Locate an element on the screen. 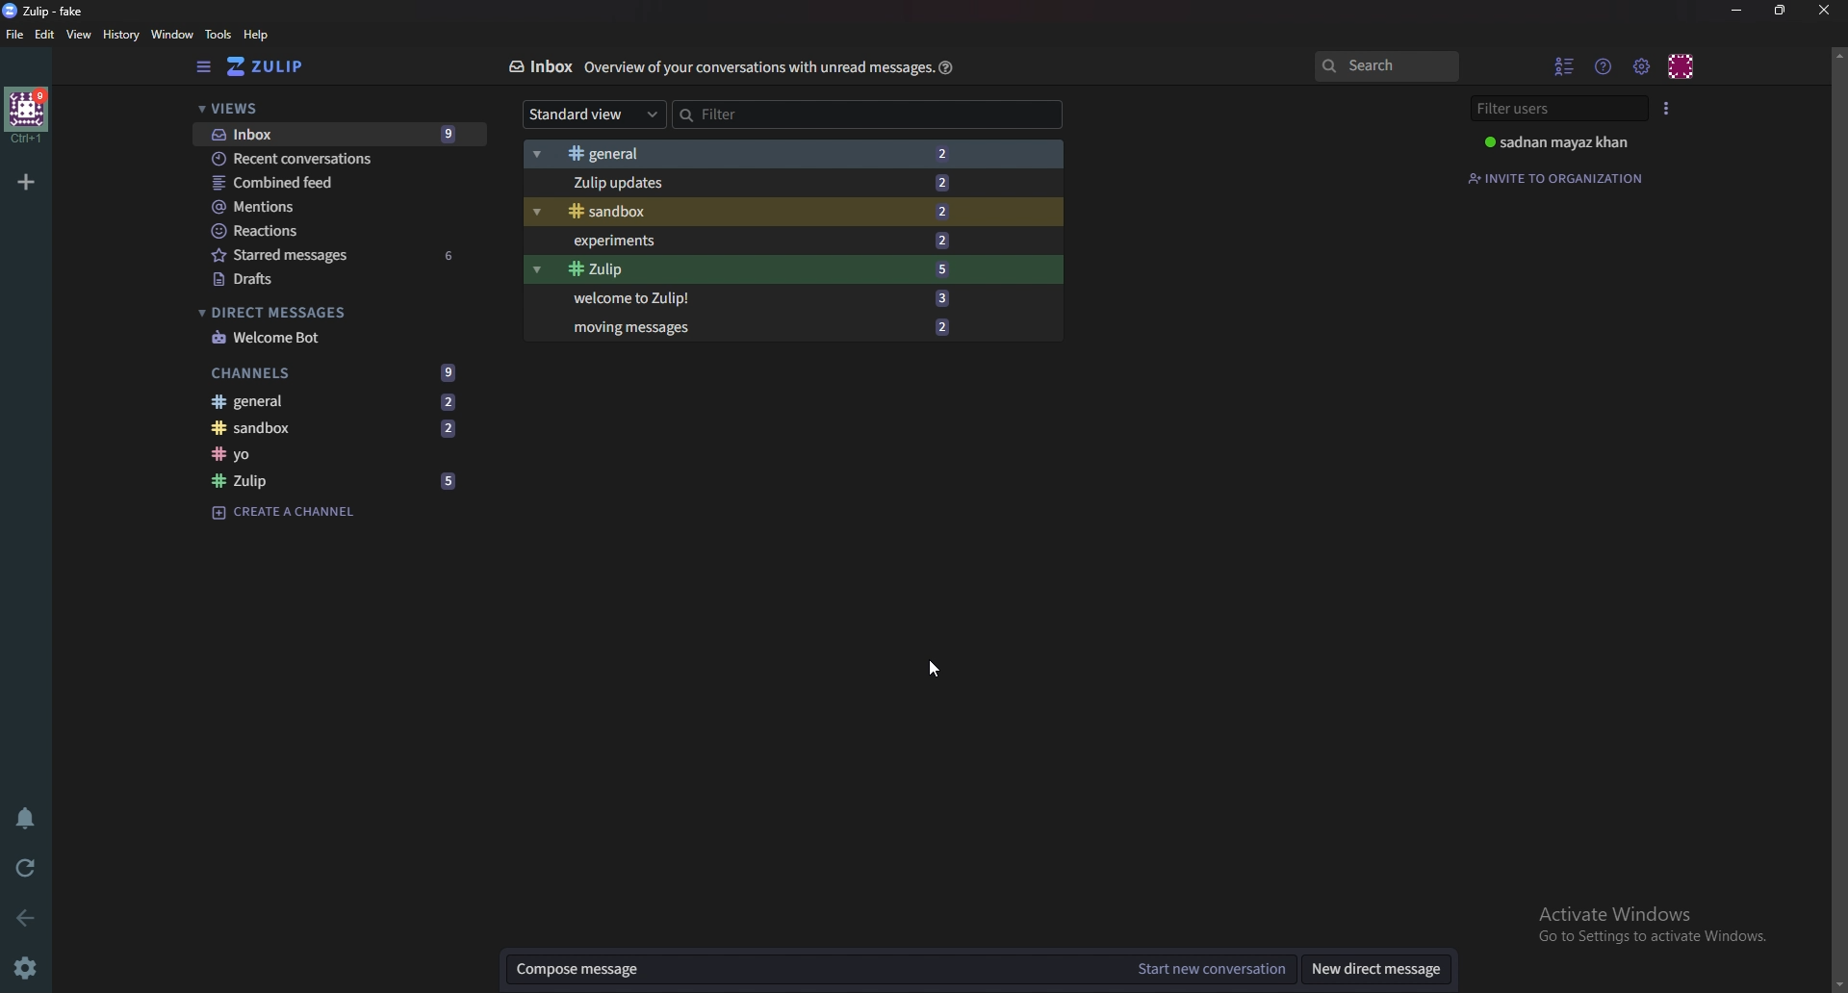 Image resolution: width=1848 pixels, height=993 pixels. Close is located at coordinates (1823, 11).